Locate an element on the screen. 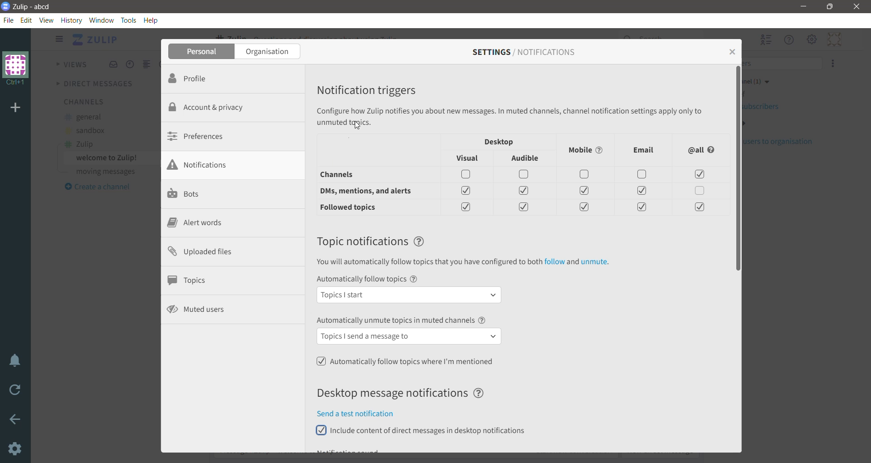 The image size is (871, 463). Personal is located at coordinates (202, 52).